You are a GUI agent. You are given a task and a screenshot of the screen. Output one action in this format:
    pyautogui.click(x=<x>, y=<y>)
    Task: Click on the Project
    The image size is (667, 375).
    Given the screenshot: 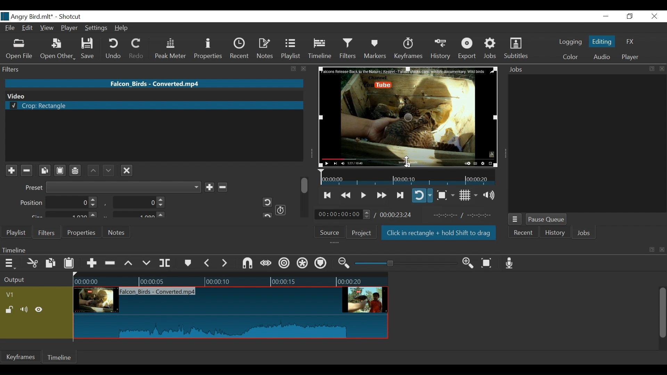 What is the action you would take?
    pyautogui.click(x=362, y=233)
    